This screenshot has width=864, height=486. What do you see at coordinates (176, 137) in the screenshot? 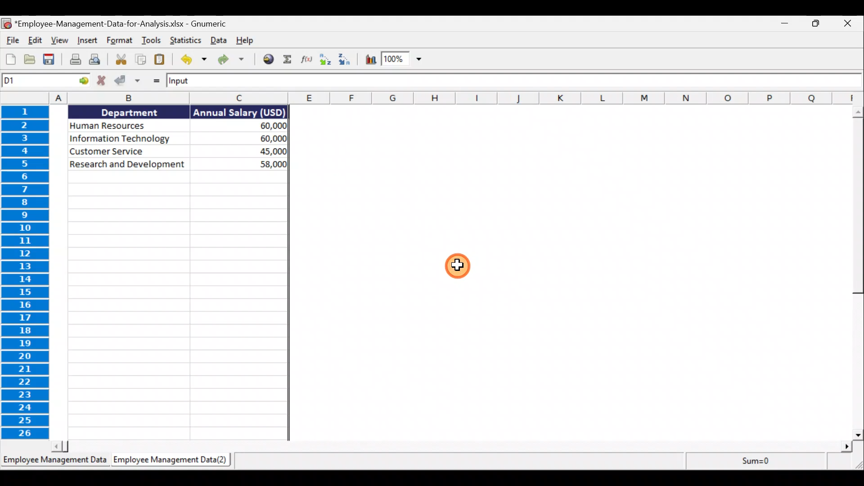
I see `Data` at bounding box center [176, 137].